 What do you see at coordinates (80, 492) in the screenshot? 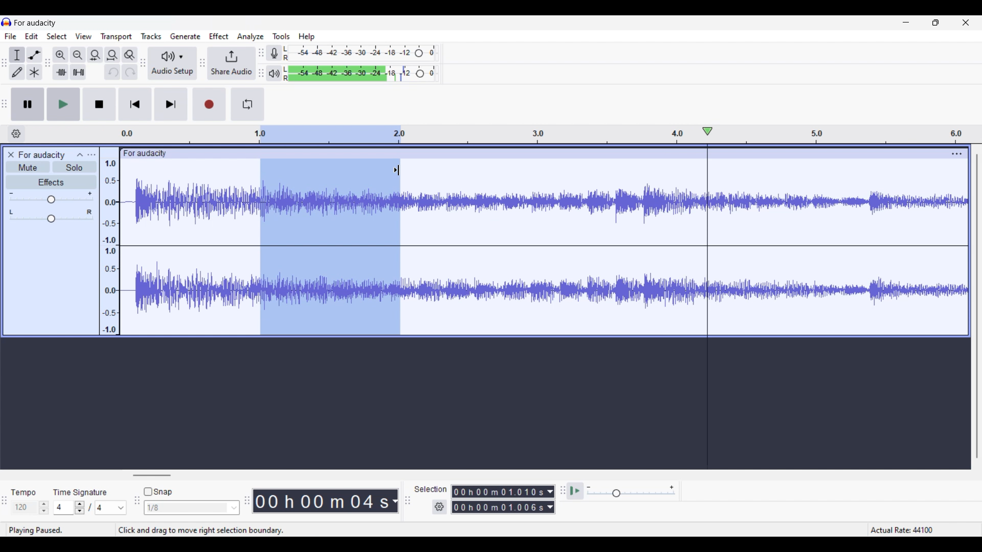
I see `time signature` at bounding box center [80, 492].